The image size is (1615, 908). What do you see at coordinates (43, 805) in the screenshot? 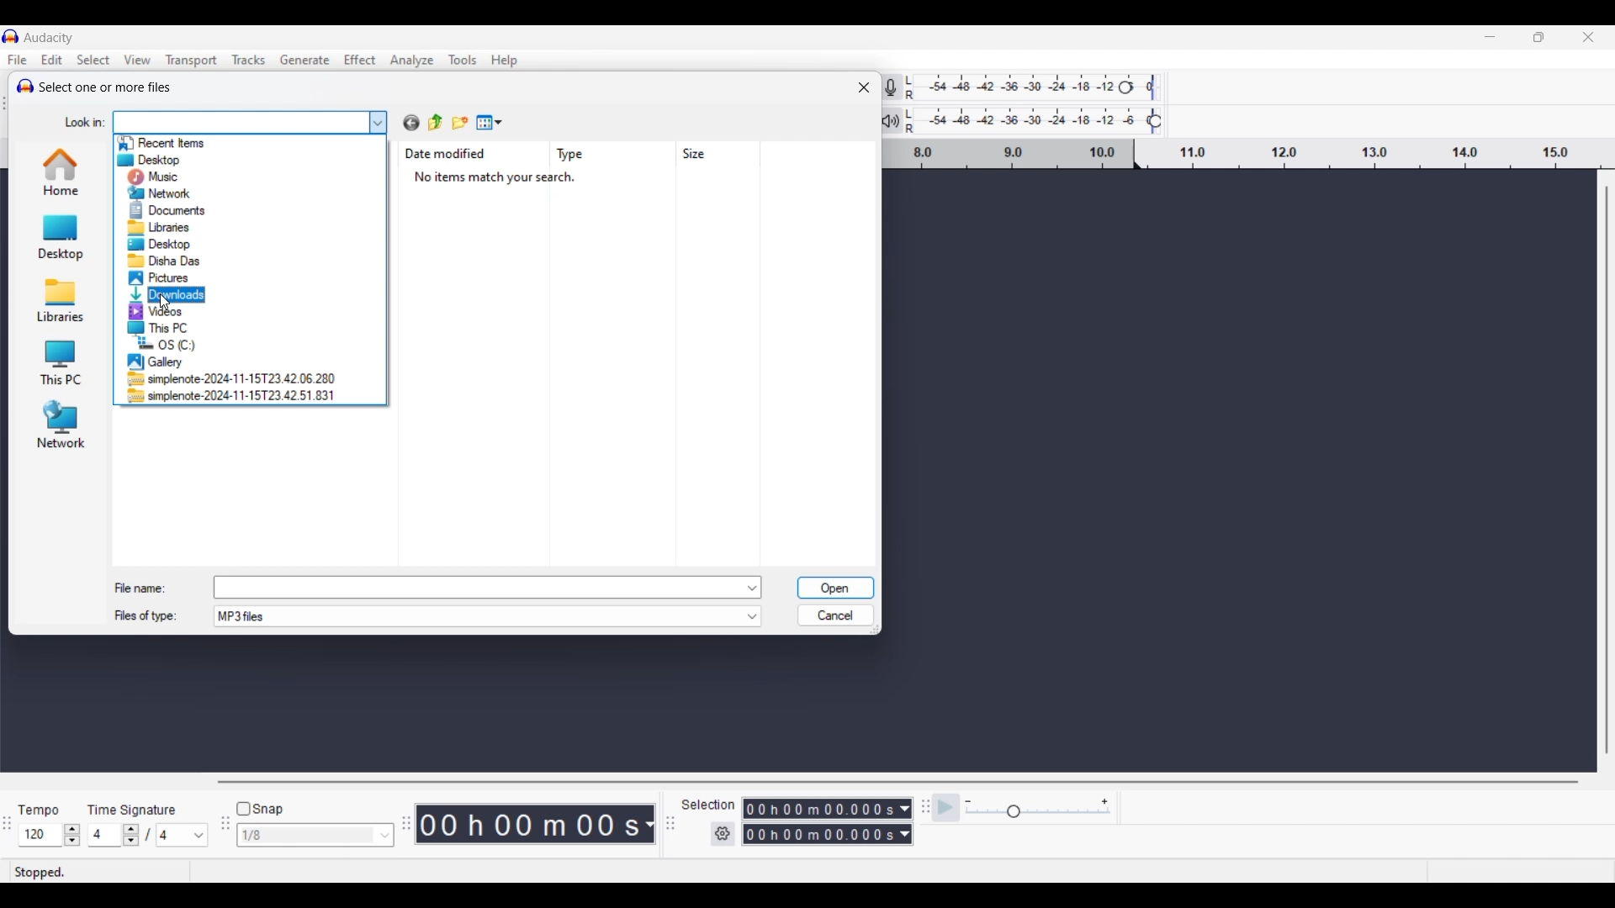
I see `Tempo` at bounding box center [43, 805].